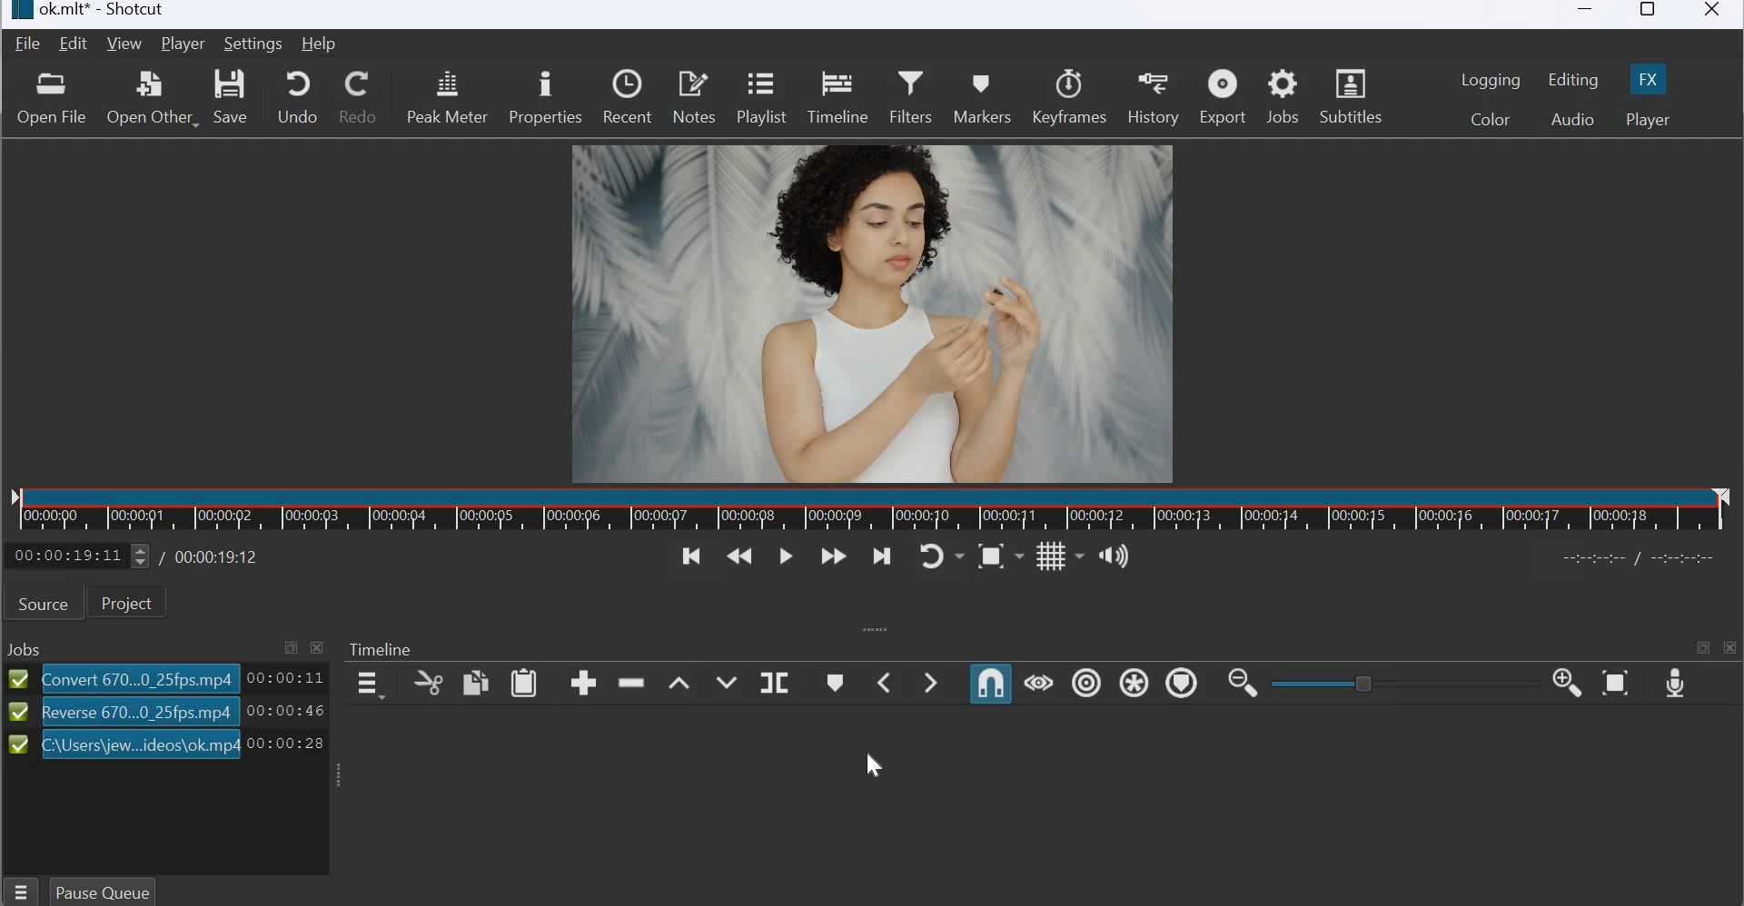 The width and height of the screenshot is (1744, 906). What do you see at coordinates (765, 99) in the screenshot?
I see `Playlist` at bounding box center [765, 99].